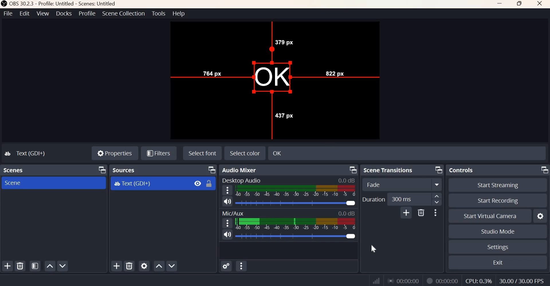 This screenshot has width=550, height=286. I want to click on hamburger menu, so click(226, 190).